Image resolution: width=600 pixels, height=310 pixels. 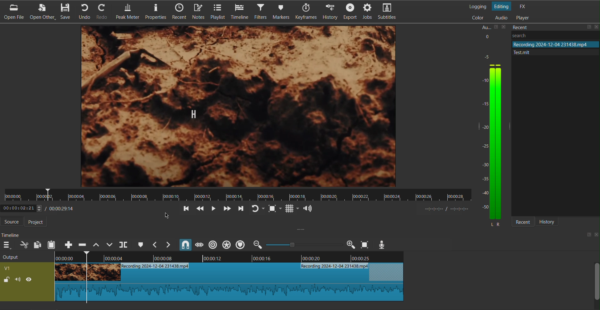 What do you see at coordinates (485, 26) in the screenshot?
I see `Aux` at bounding box center [485, 26].